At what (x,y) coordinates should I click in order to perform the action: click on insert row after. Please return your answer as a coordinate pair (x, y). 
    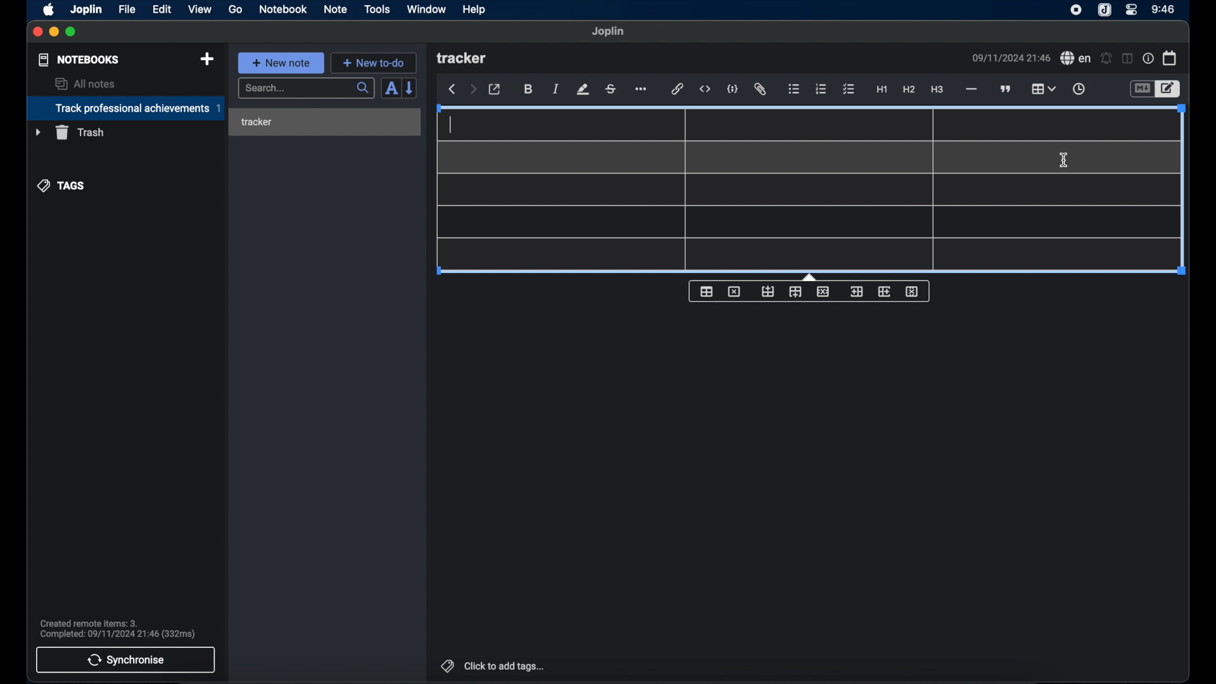
    Looking at the image, I should click on (795, 292).